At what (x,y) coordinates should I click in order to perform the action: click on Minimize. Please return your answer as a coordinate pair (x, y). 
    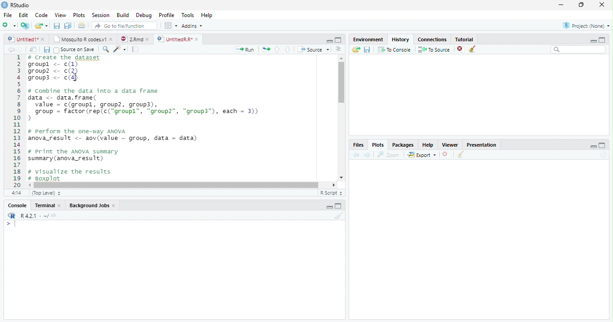
    Looking at the image, I should click on (561, 5).